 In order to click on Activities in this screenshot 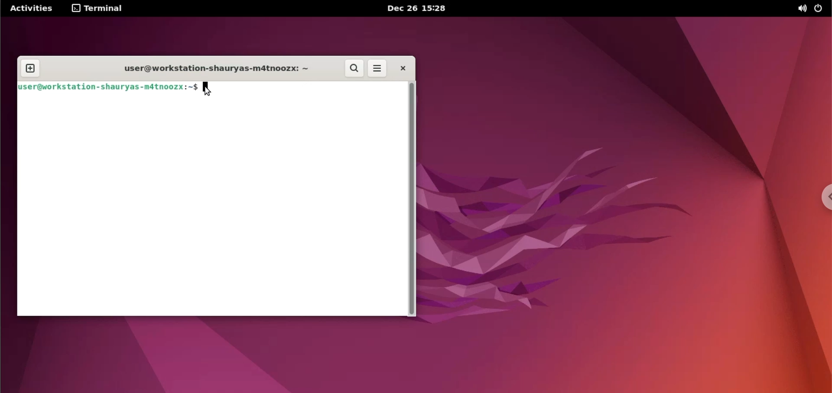, I will do `click(29, 9)`.